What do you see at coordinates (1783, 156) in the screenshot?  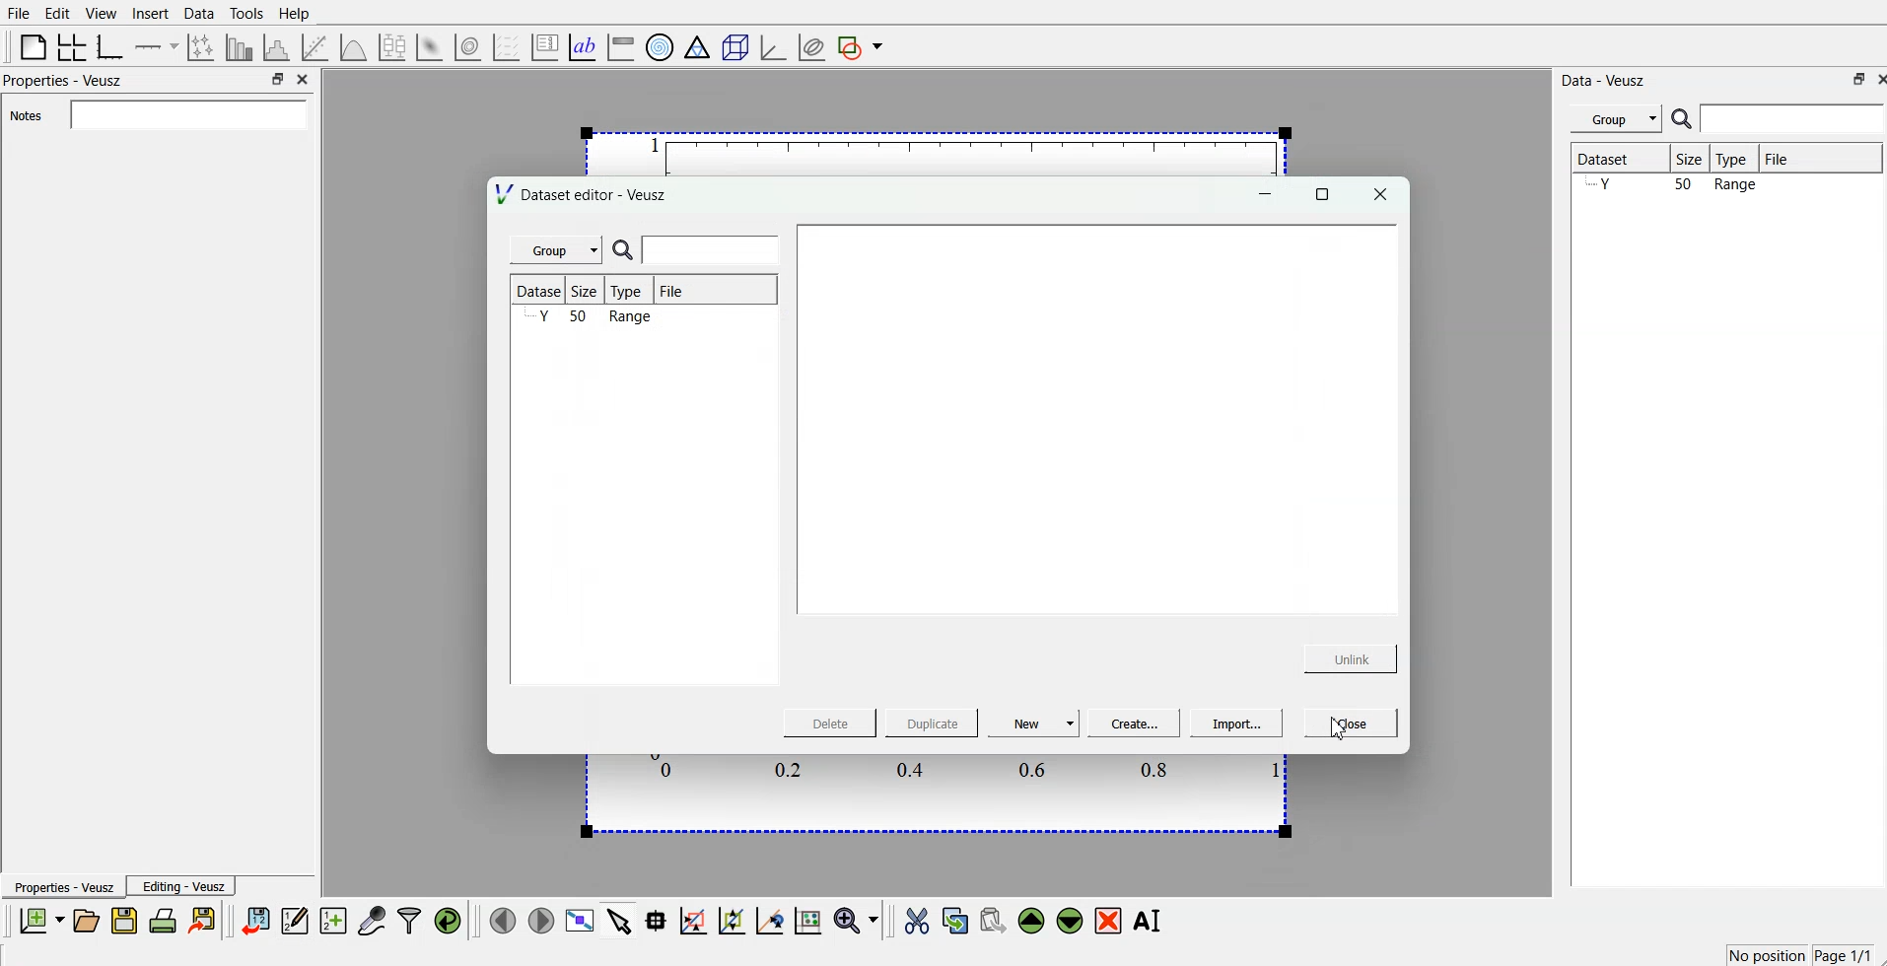 I see `File` at bounding box center [1783, 156].